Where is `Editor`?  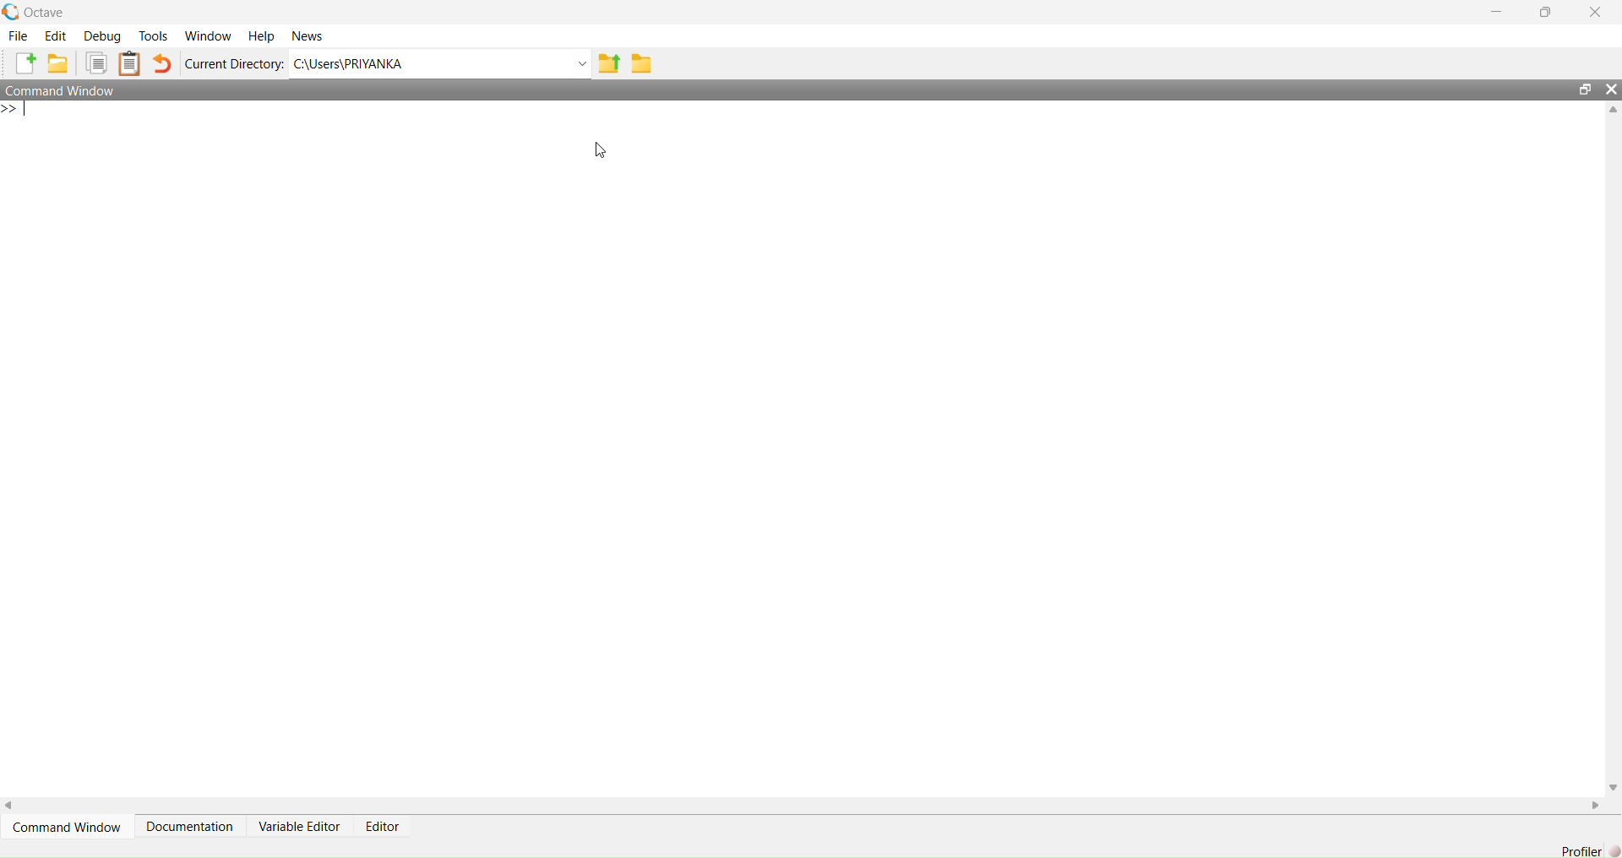 Editor is located at coordinates (383, 826).